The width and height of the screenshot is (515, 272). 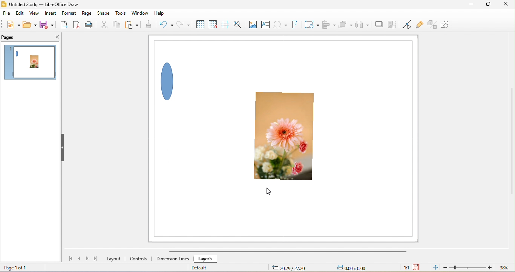 I want to click on hide, so click(x=63, y=148).